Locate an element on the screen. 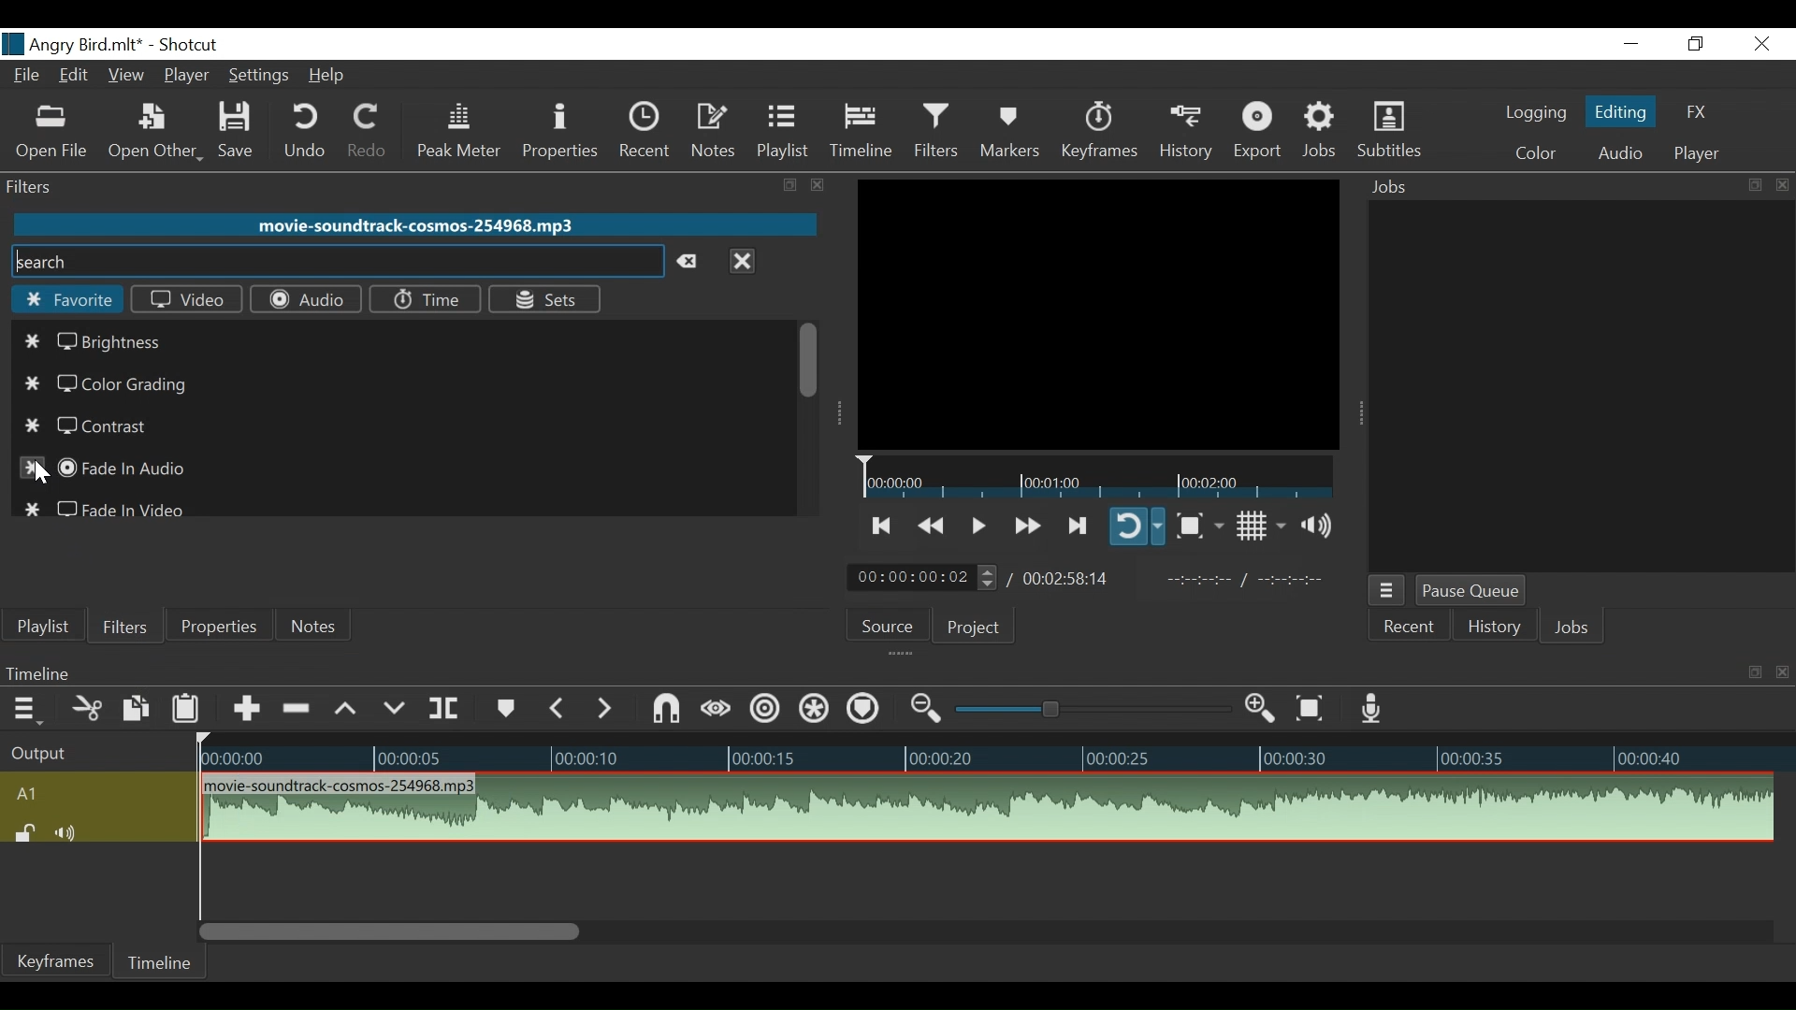  Scrub while dragging is located at coordinates (717, 709).